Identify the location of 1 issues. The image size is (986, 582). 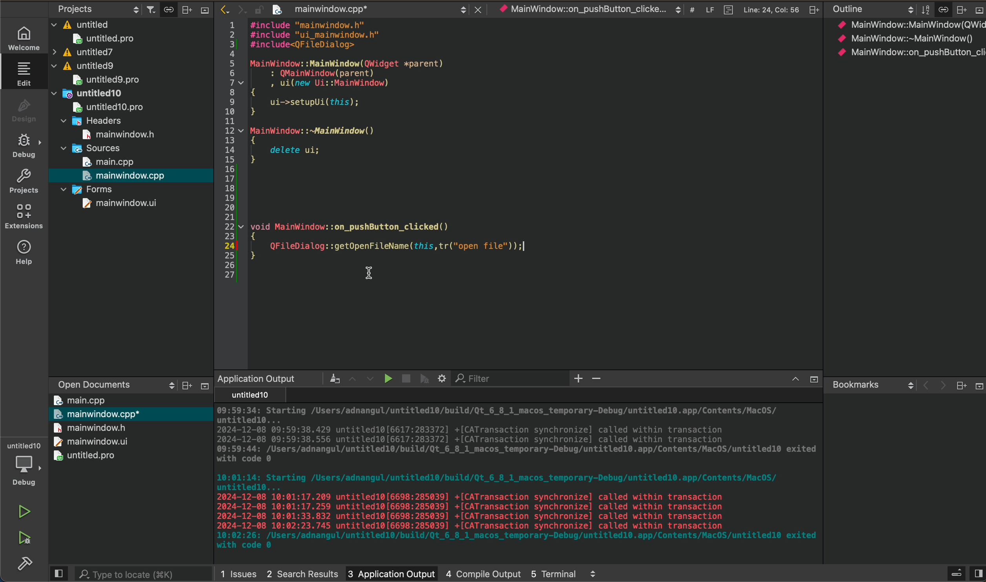
(238, 572).